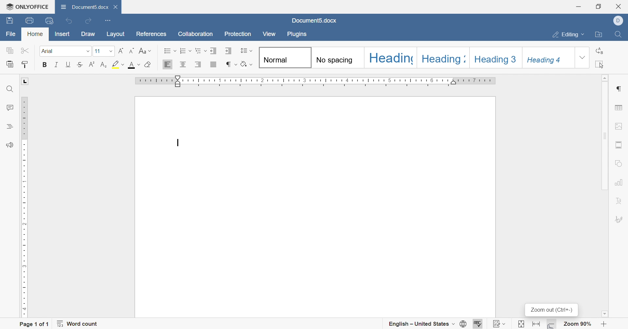 The width and height of the screenshot is (628, 329). I want to click on collaboration, so click(195, 34).